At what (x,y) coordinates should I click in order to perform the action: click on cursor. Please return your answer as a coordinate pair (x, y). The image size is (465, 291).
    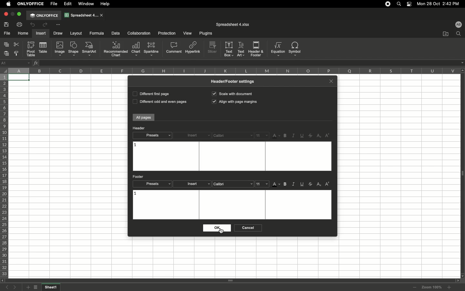
    Looking at the image, I should click on (221, 231).